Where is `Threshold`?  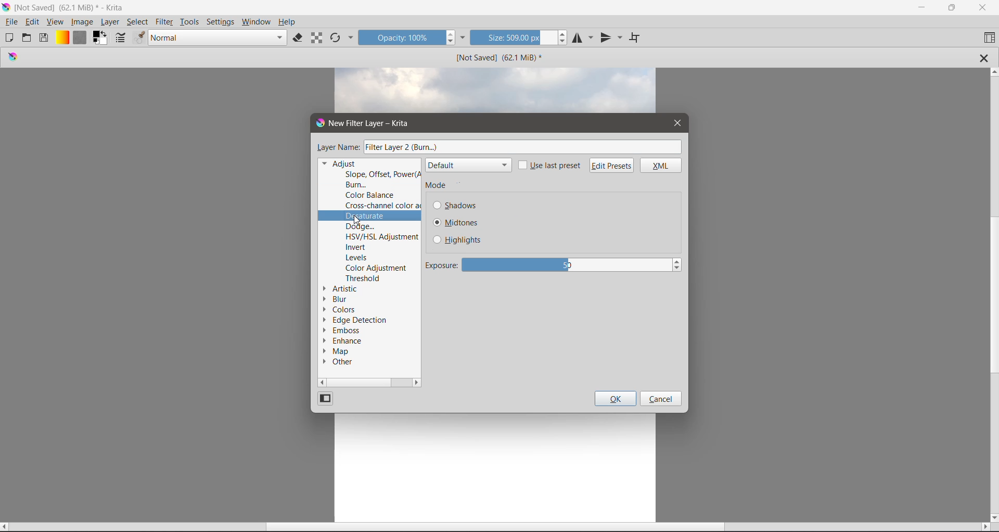 Threshold is located at coordinates (366, 278).